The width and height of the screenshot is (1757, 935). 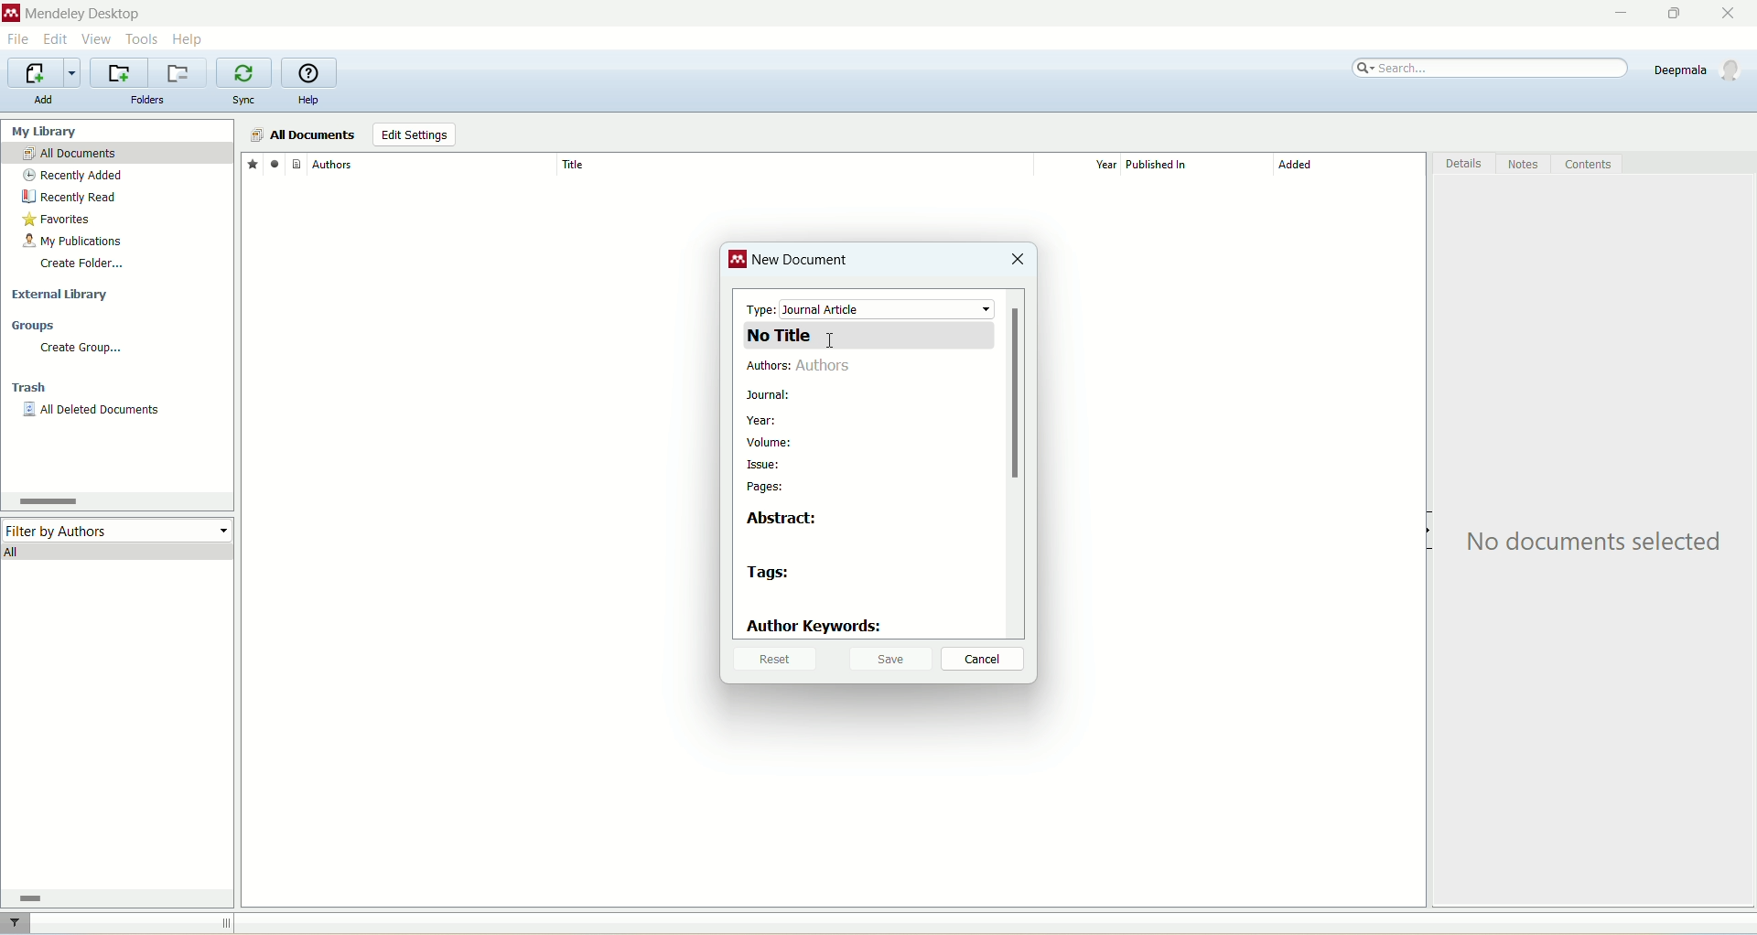 I want to click on favorites, so click(x=252, y=163).